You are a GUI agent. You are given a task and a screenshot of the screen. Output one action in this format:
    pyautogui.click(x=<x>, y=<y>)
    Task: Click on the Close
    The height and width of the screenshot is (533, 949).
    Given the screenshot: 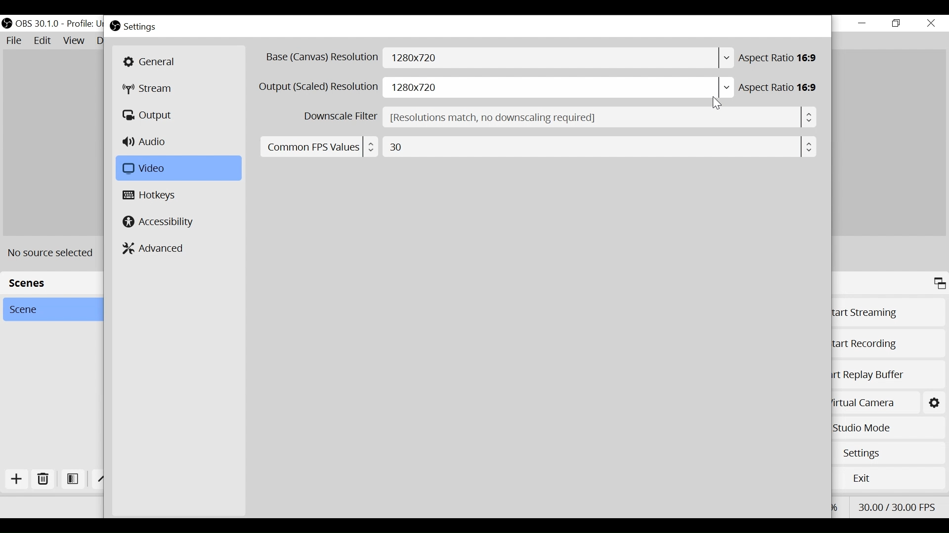 What is the action you would take?
    pyautogui.click(x=931, y=23)
    